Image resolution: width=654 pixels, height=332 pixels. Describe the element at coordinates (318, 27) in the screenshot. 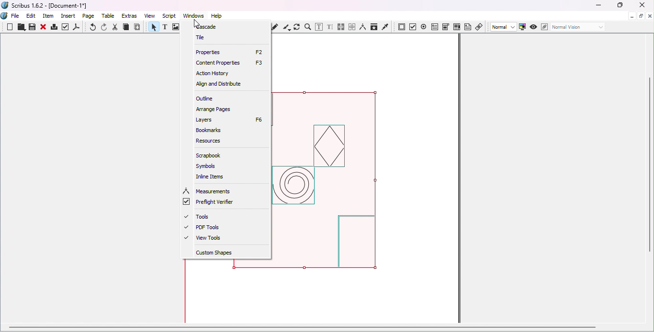

I see `Edit contents of frame` at that location.